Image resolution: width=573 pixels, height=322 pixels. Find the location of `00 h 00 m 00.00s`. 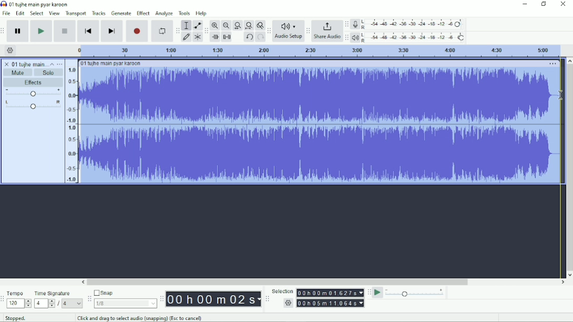

00 h 00 m 00.00s is located at coordinates (214, 299).